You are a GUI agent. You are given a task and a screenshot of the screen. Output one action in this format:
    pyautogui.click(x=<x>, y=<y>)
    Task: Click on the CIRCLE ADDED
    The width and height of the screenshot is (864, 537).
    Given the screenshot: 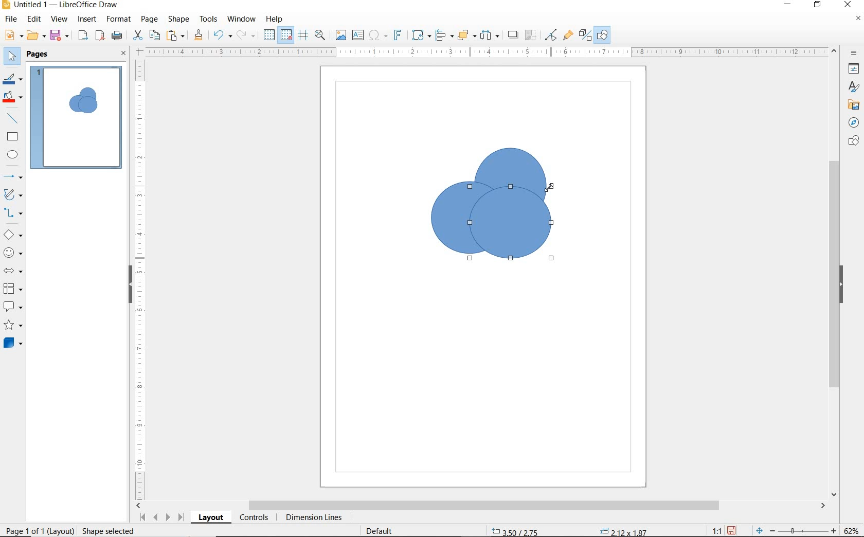 What is the action you would take?
    pyautogui.click(x=77, y=103)
    